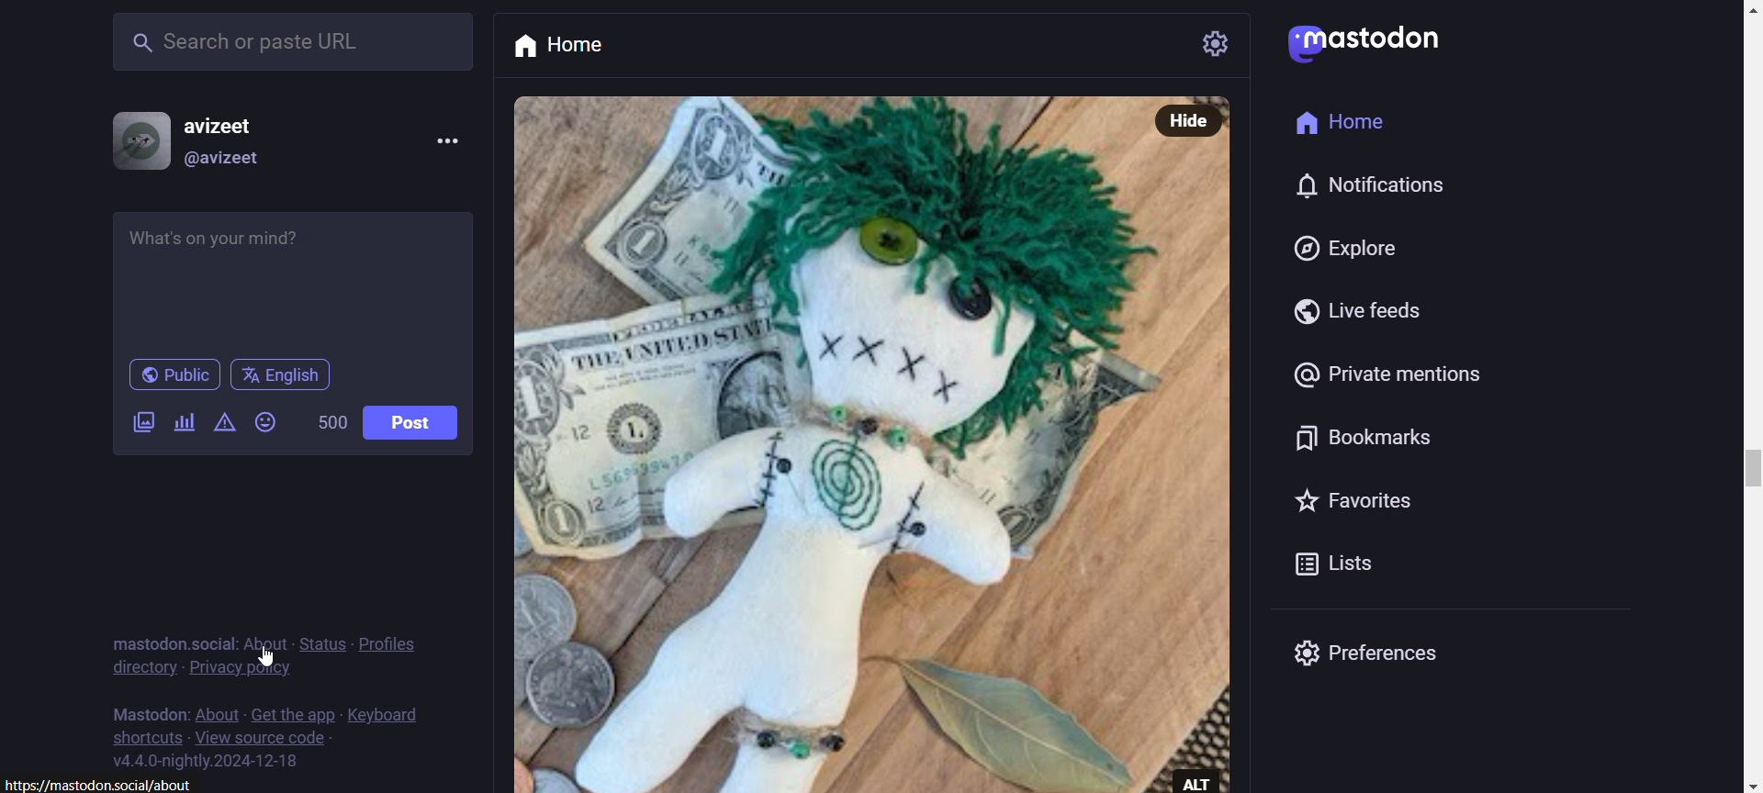  What do you see at coordinates (216, 716) in the screenshot?
I see `about` at bounding box center [216, 716].